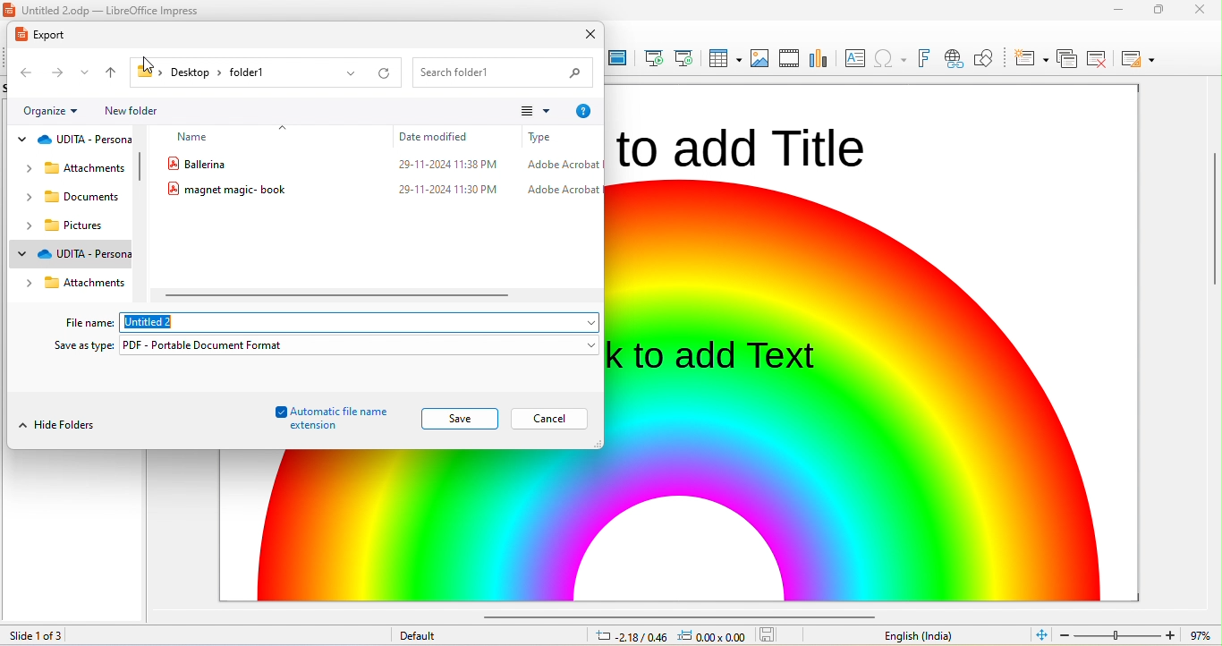 This screenshot has height=646, width=1222. Describe the element at coordinates (58, 72) in the screenshot. I see `` at that location.